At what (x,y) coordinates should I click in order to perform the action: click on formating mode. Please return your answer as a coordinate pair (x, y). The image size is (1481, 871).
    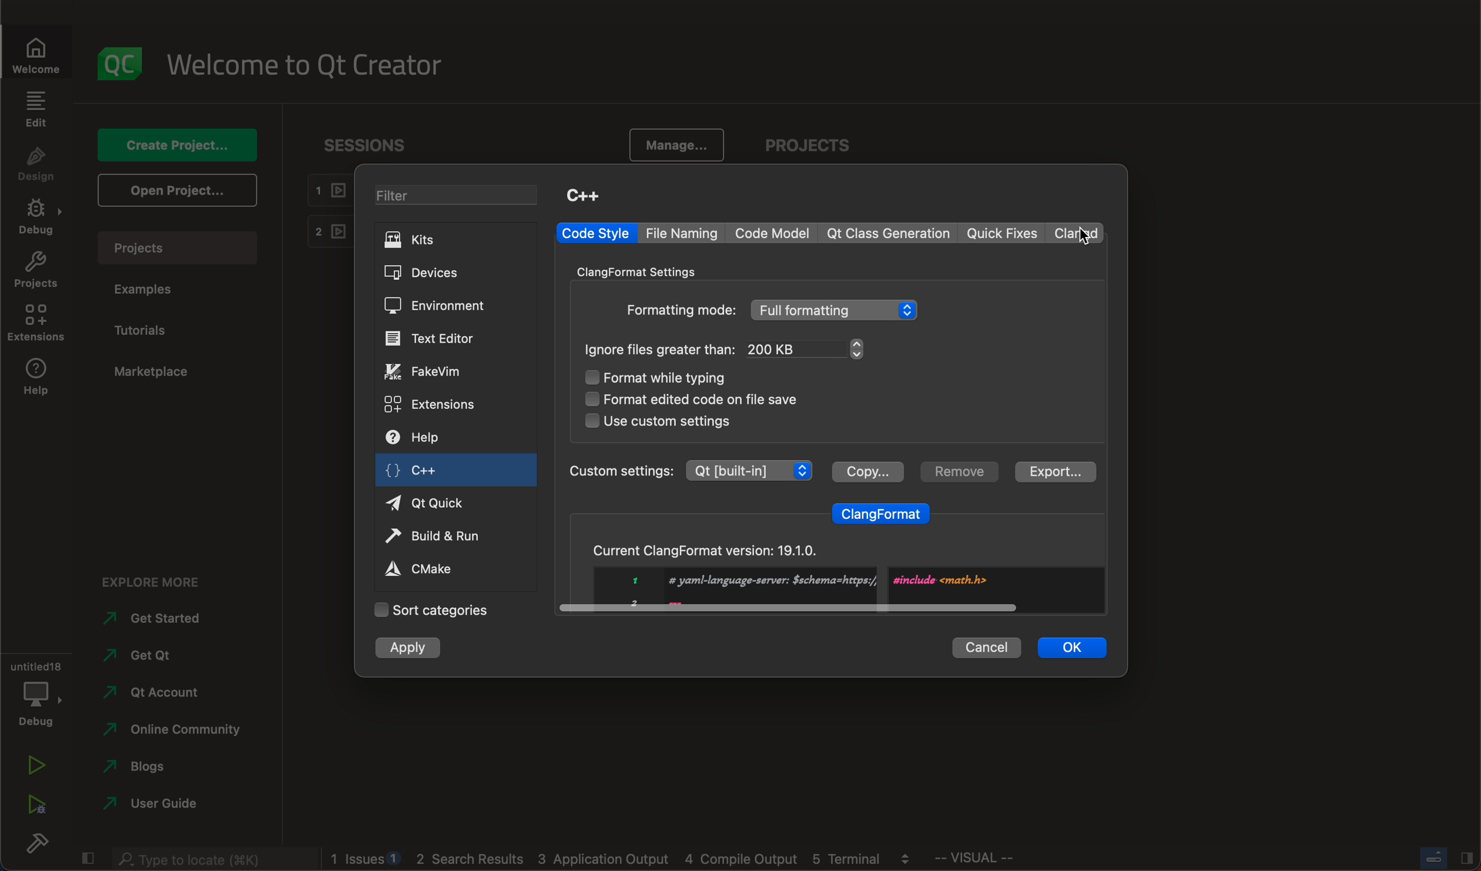
    Looking at the image, I should click on (780, 313).